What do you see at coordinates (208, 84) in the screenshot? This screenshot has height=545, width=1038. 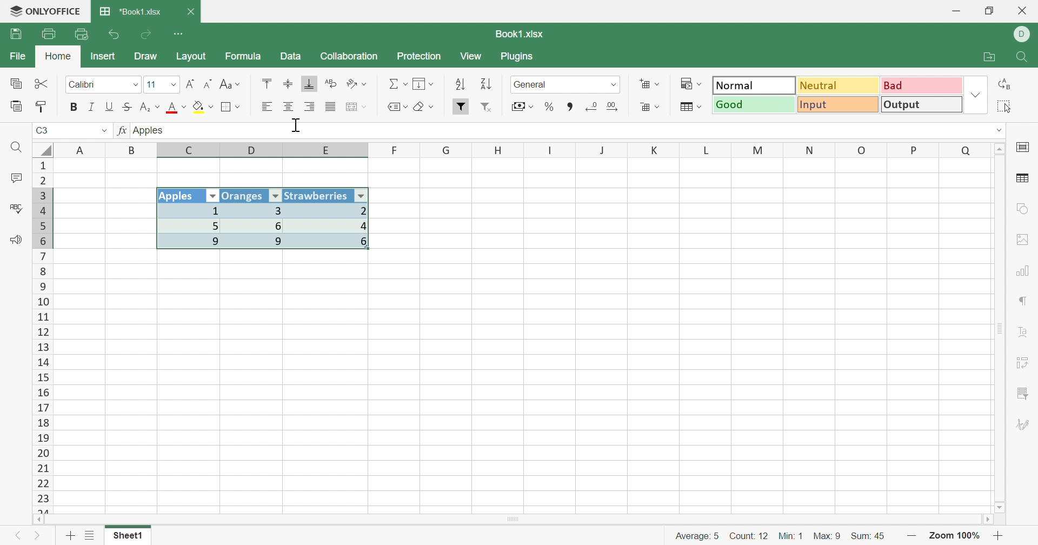 I see `Decrement font size` at bounding box center [208, 84].